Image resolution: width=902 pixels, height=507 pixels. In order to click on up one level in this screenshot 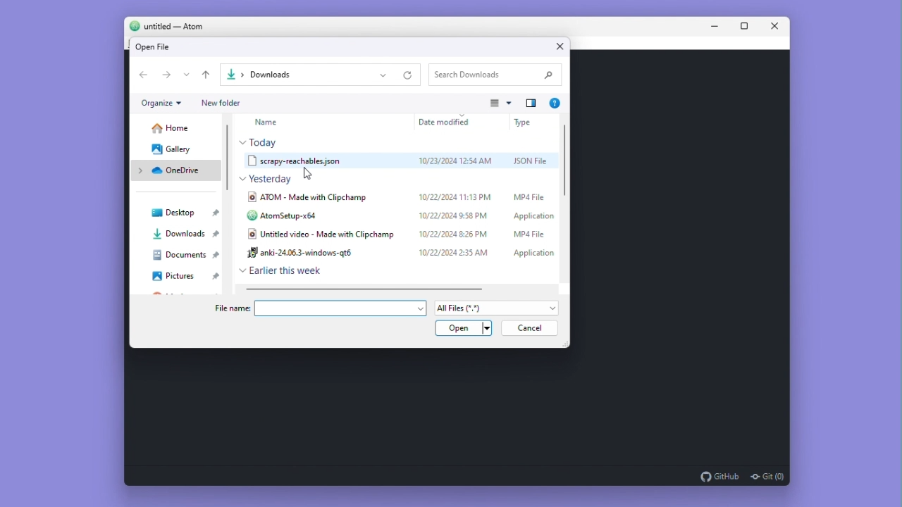, I will do `click(207, 74)`.